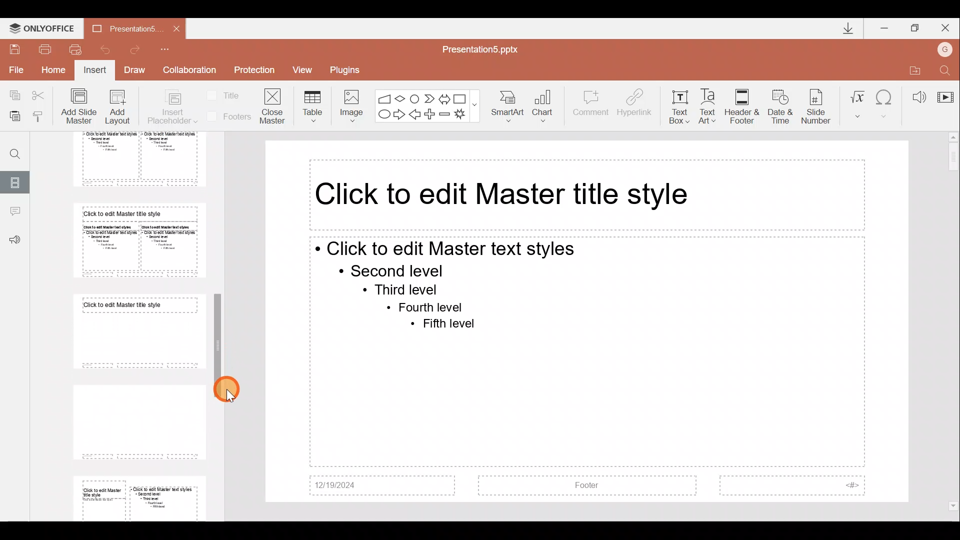 Image resolution: width=960 pixels, height=540 pixels. I want to click on Left arrow, so click(415, 115).